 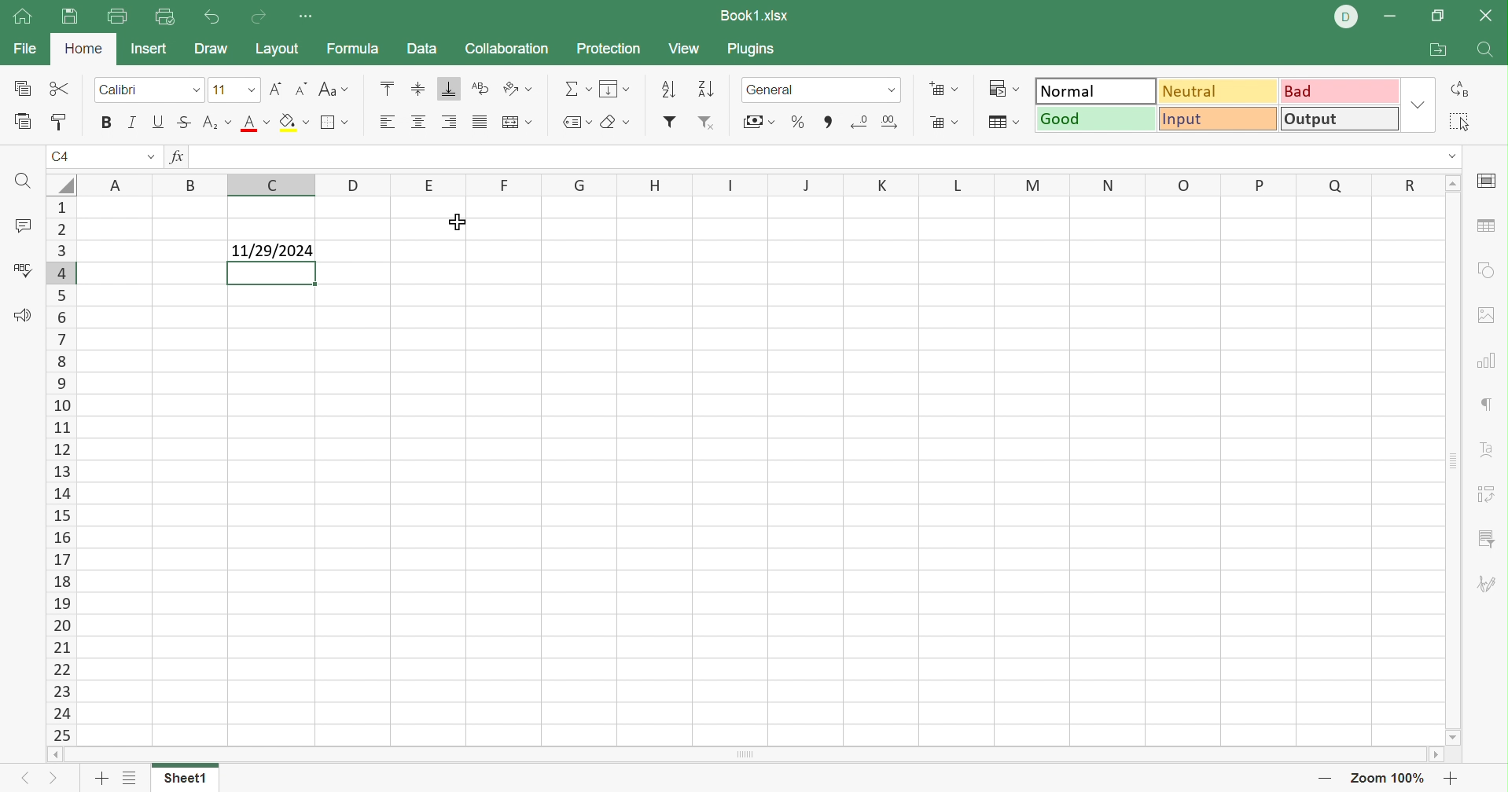 I want to click on Paste, so click(x=24, y=122).